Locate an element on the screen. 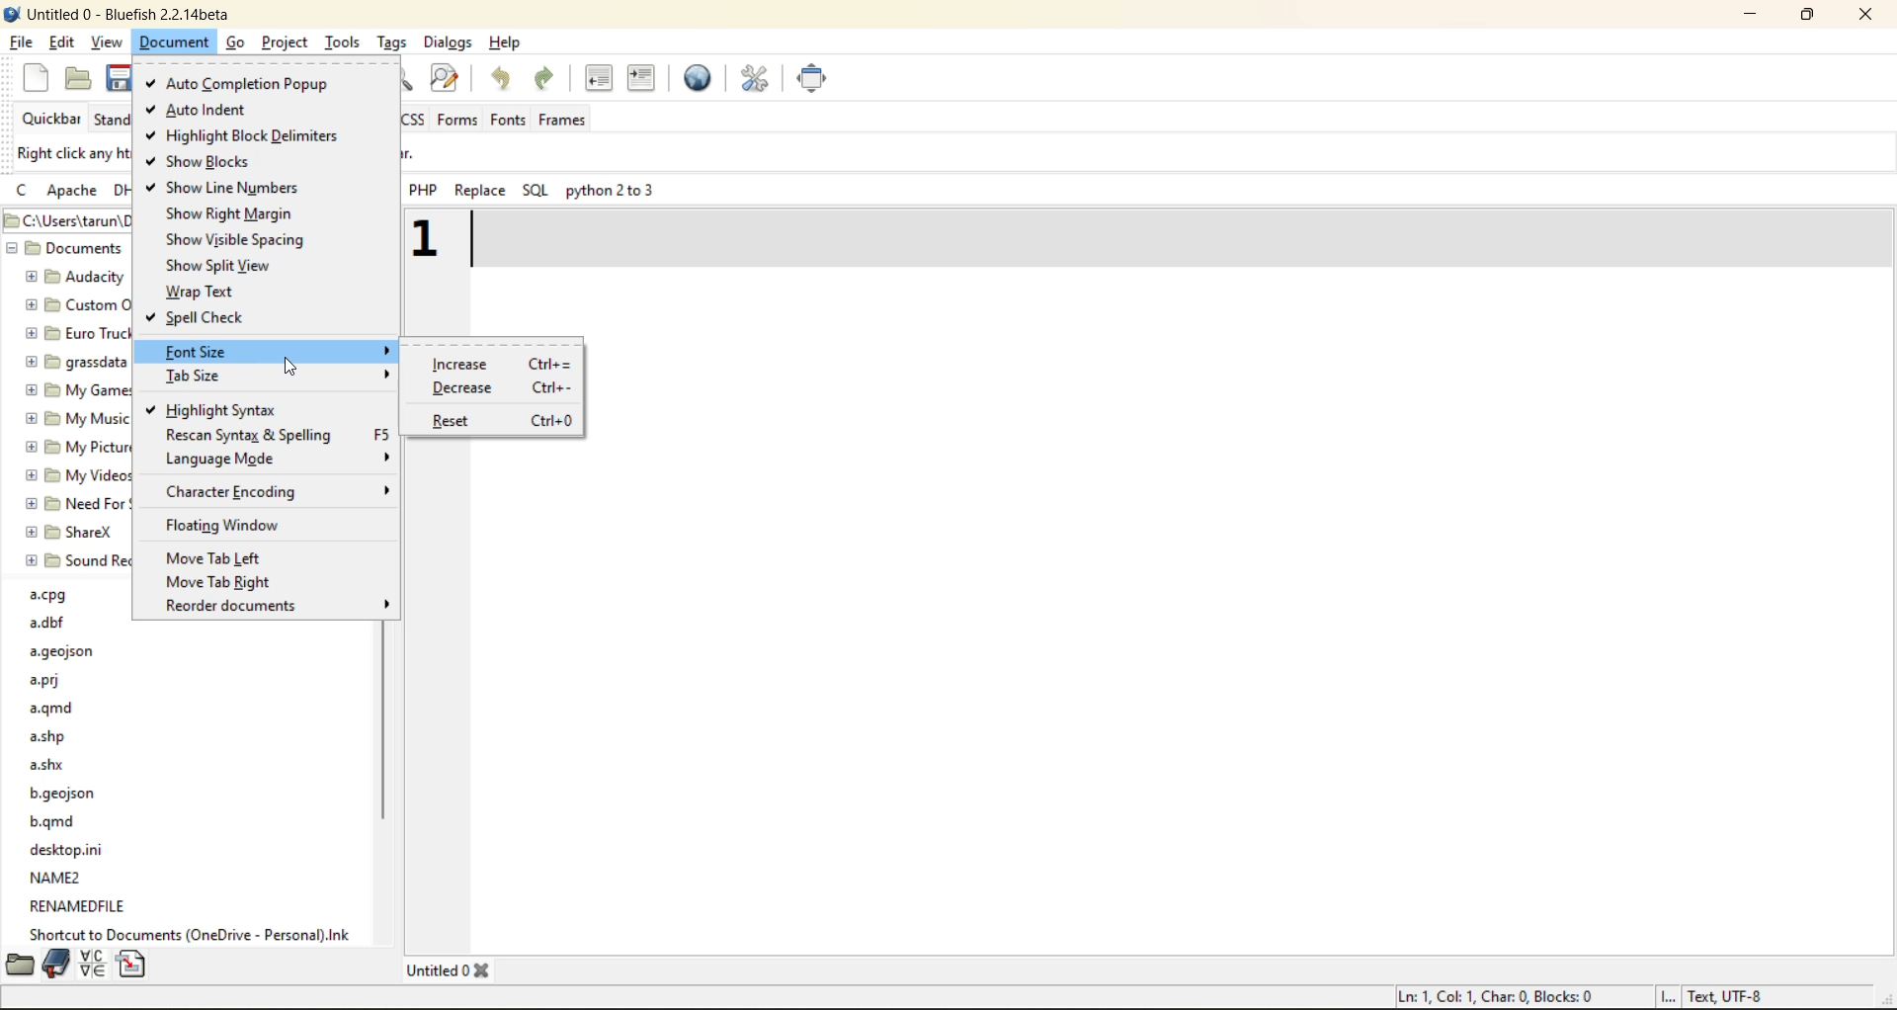  tags is located at coordinates (394, 41).